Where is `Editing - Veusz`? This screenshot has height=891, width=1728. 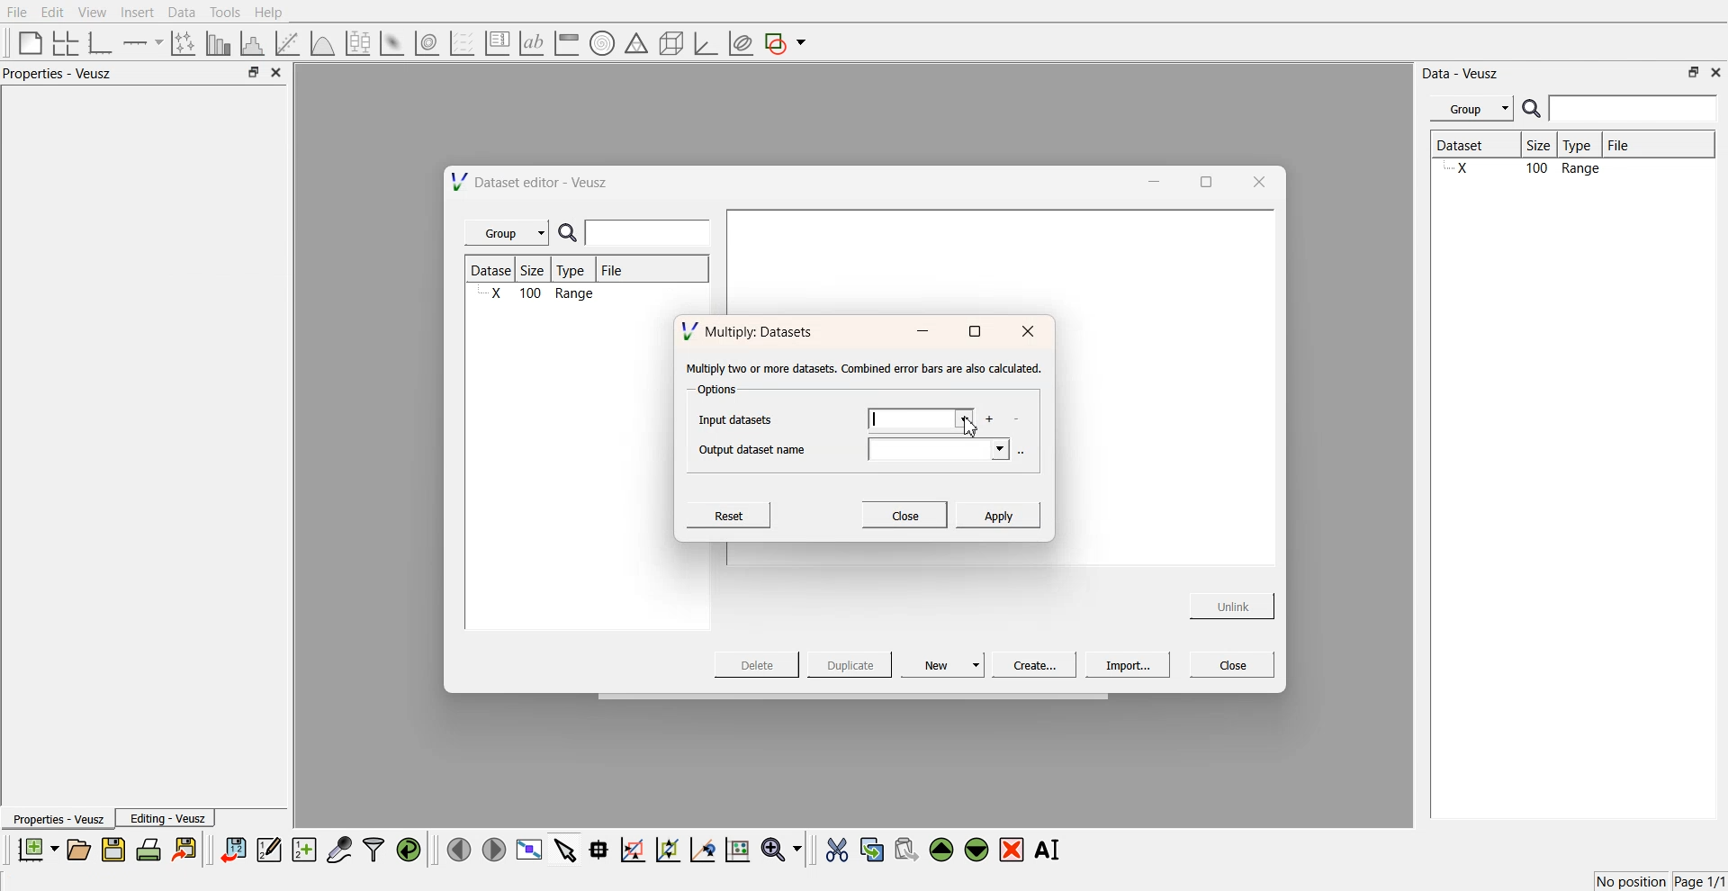
Editing - Veusz is located at coordinates (167, 818).